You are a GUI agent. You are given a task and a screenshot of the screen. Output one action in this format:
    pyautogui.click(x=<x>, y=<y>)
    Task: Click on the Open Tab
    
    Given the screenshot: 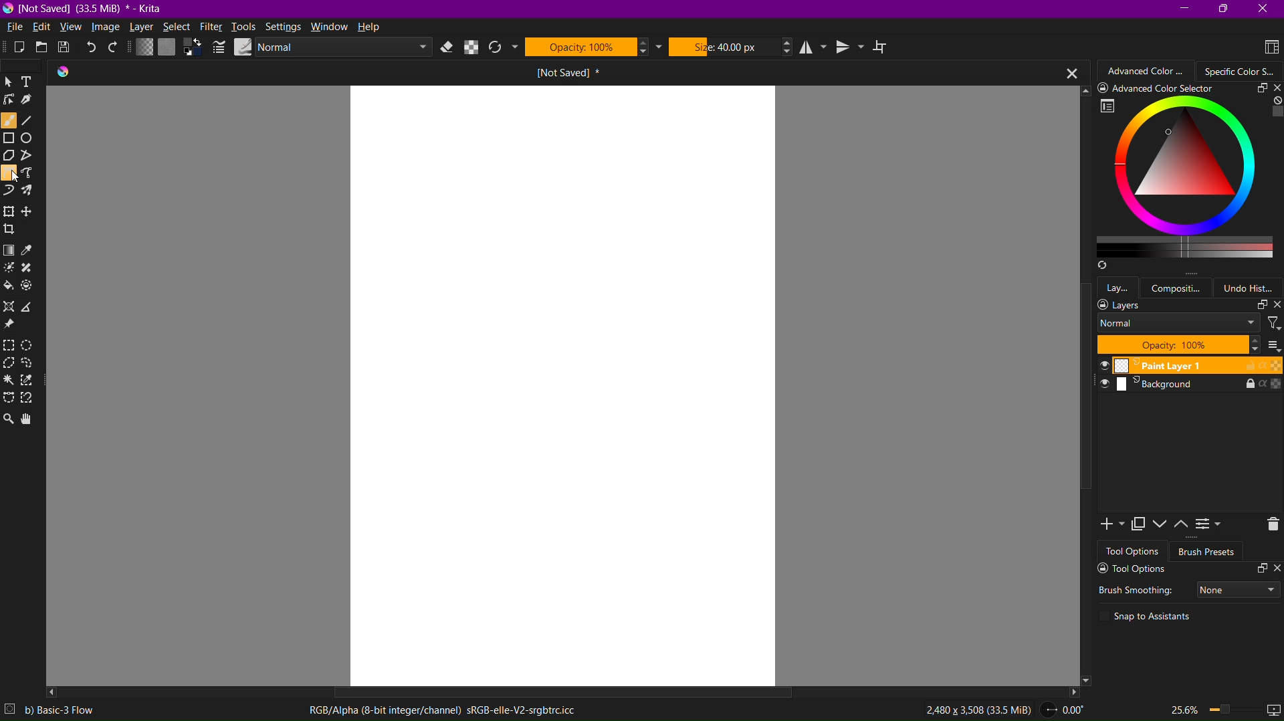 What is the action you would take?
    pyautogui.click(x=524, y=72)
    